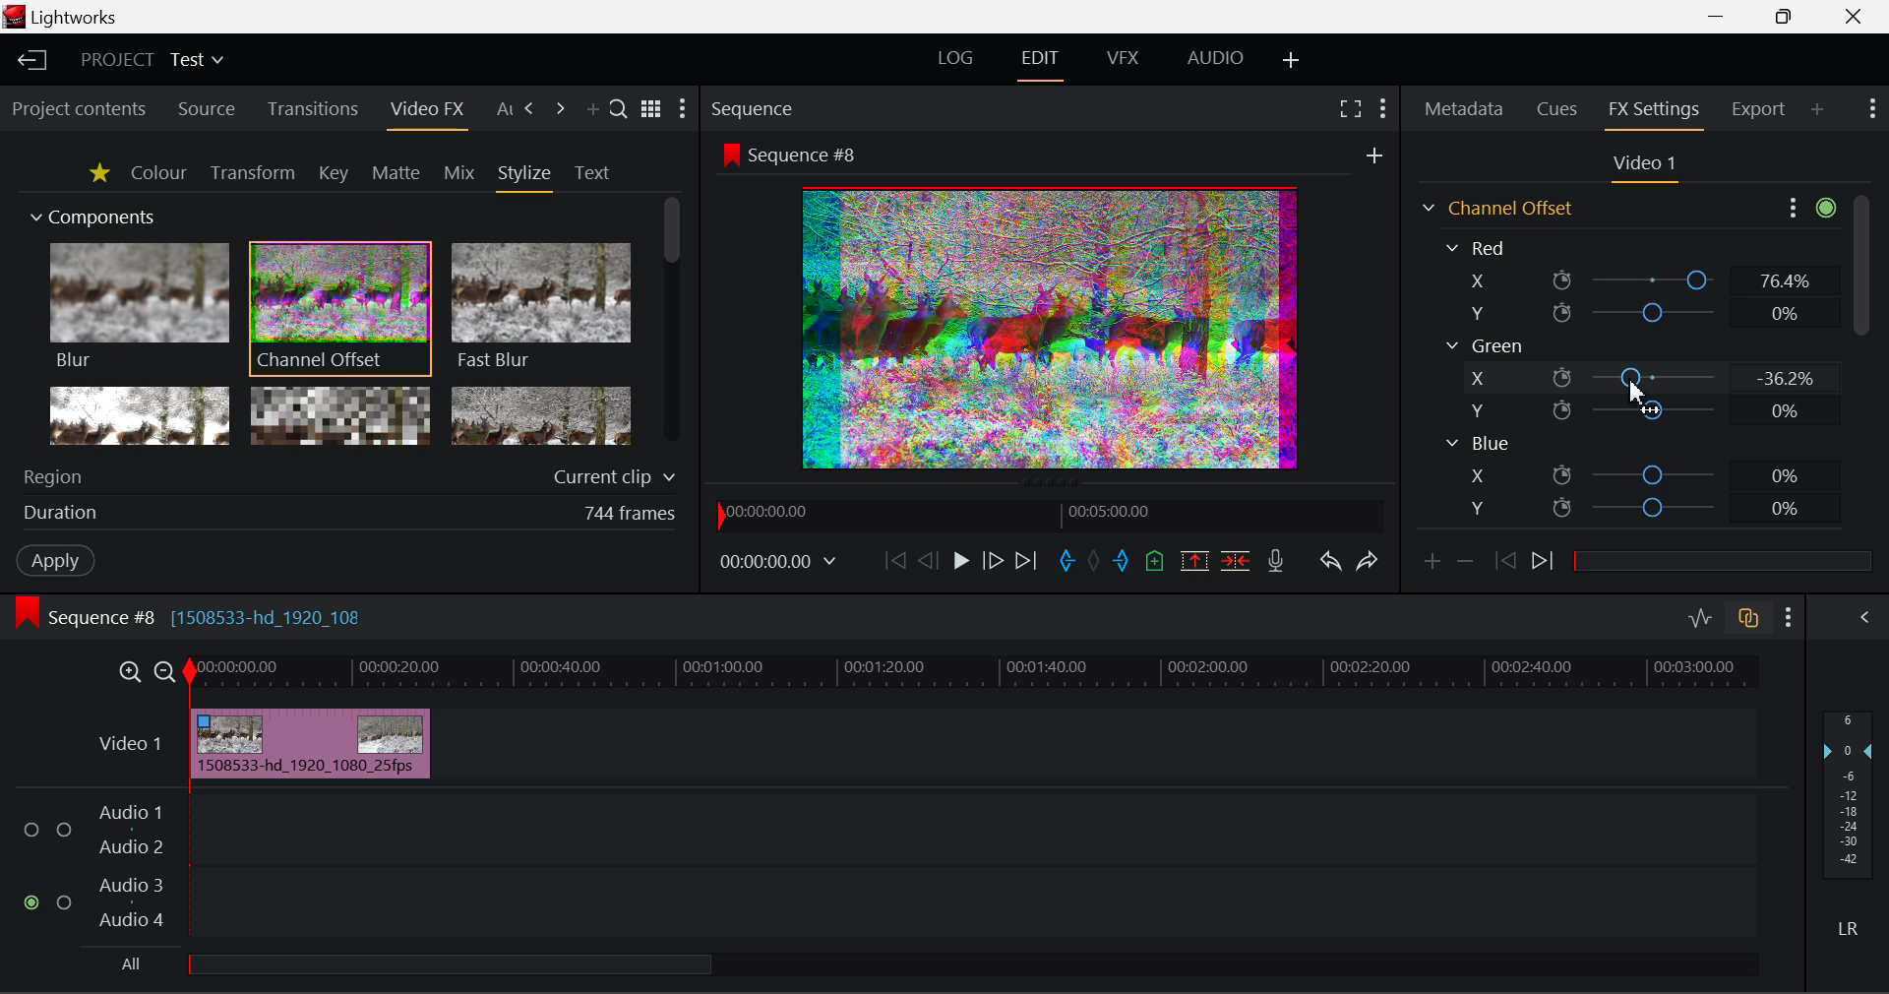 The width and height of the screenshot is (1889, 994). What do you see at coordinates (1333, 564) in the screenshot?
I see `Undo` at bounding box center [1333, 564].